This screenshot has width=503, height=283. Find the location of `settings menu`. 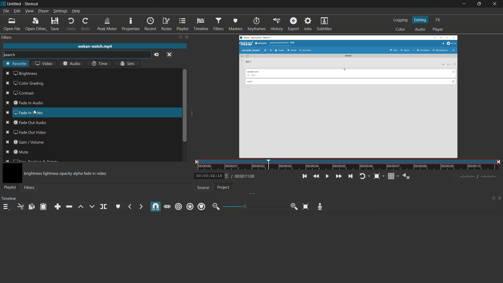

settings menu is located at coordinates (60, 11).